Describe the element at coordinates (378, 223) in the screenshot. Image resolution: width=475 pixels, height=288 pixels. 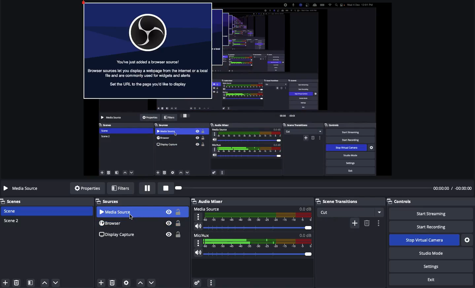
I see `Options` at that location.